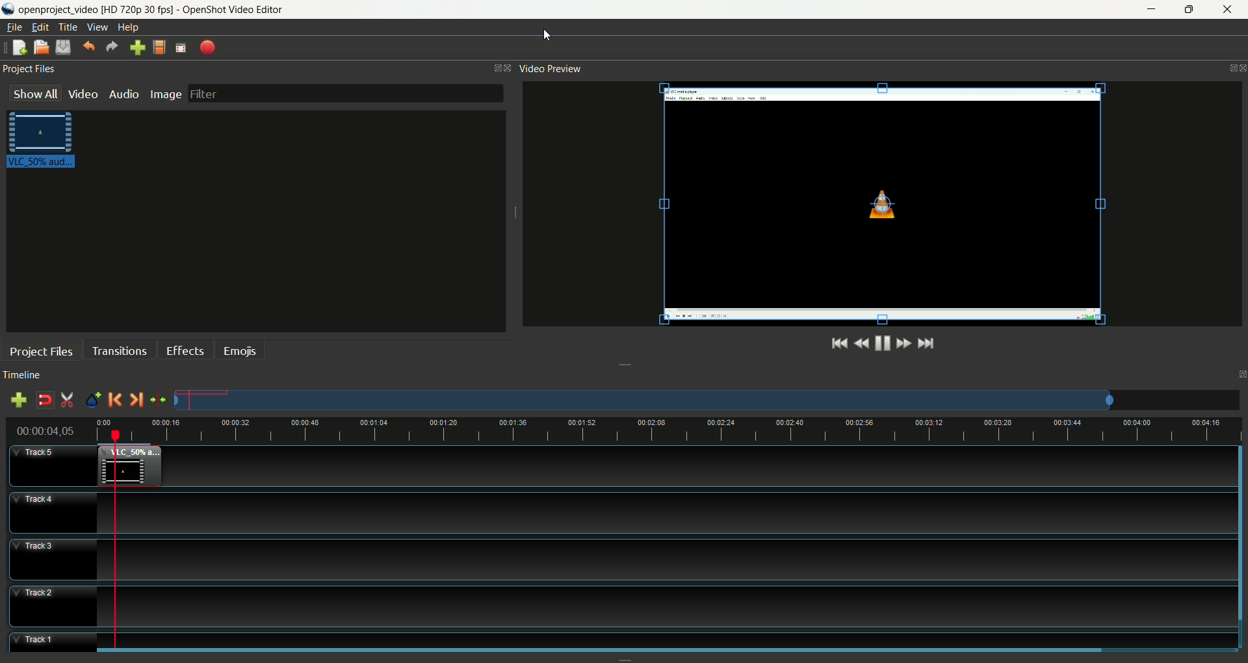  What do you see at coordinates (159, 46) in the screenshot?
I see `choose profile` at bounding box center [159, 46].